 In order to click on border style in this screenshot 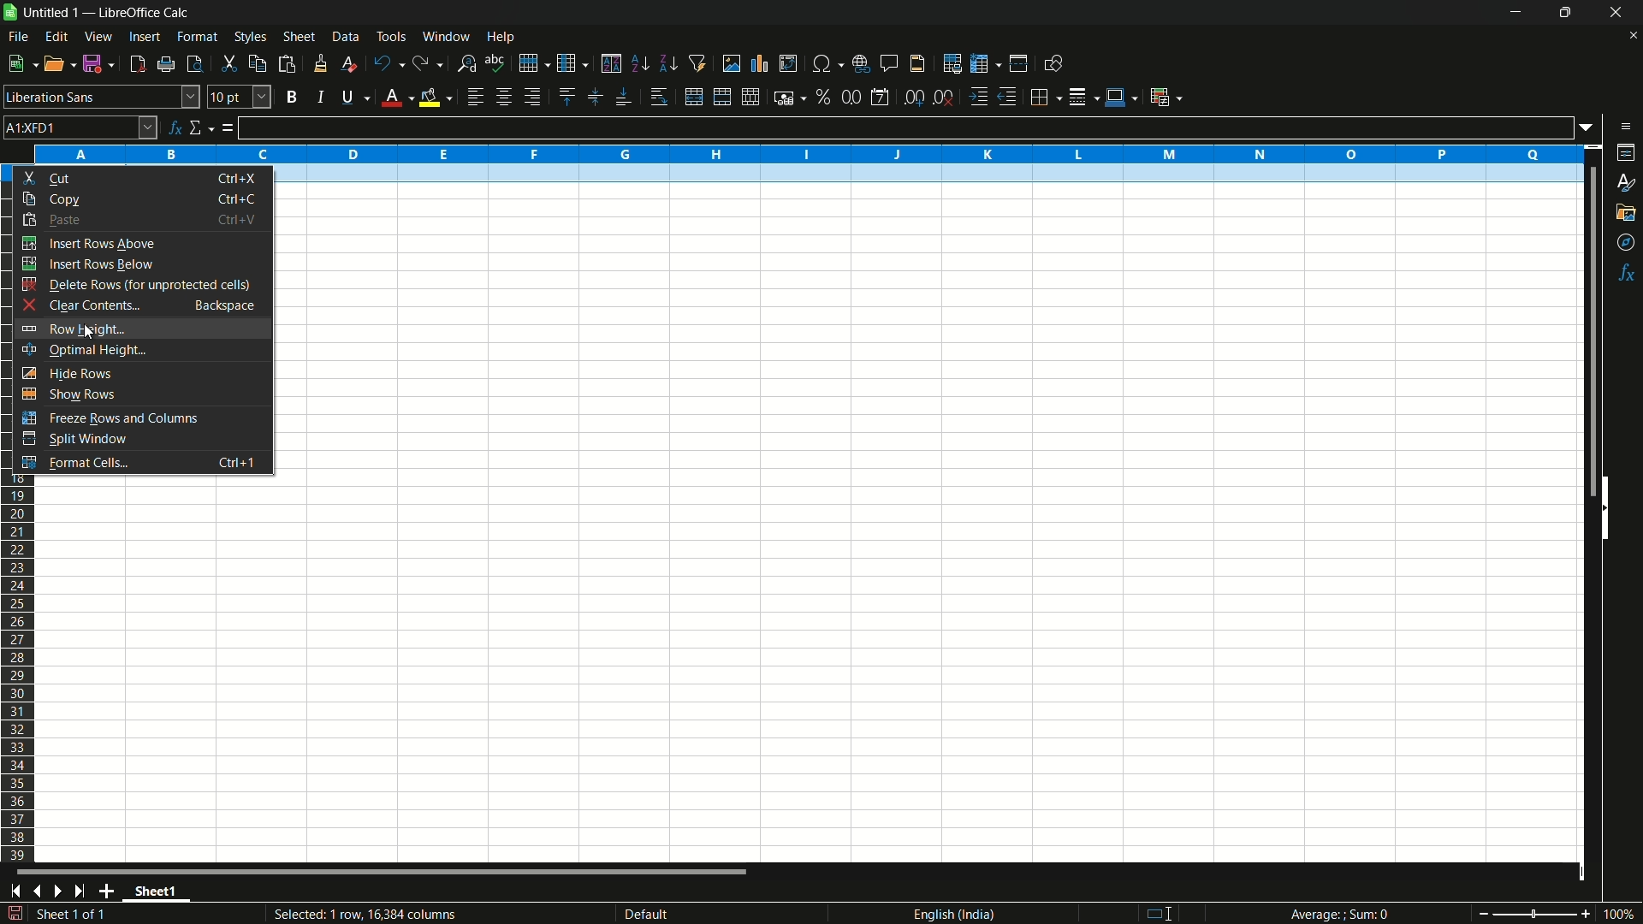, I will do `click(1085, 95)`.